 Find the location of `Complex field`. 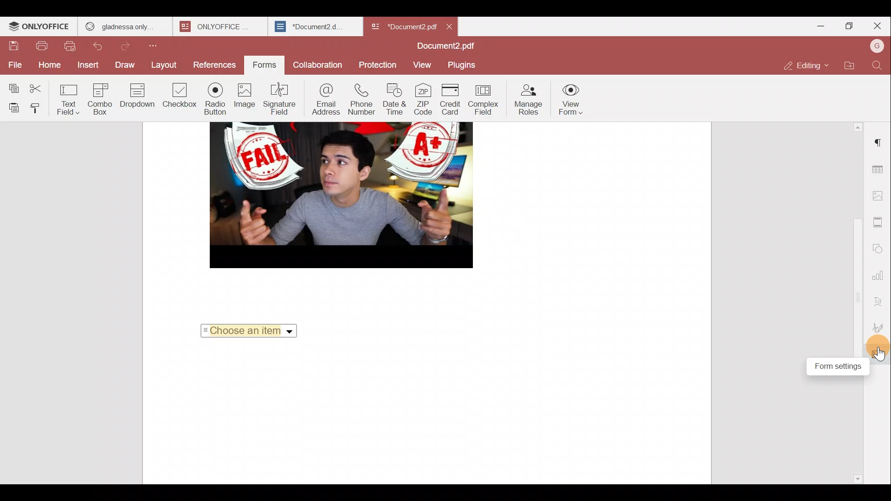

Complex field is located at coordinates (484, 101).